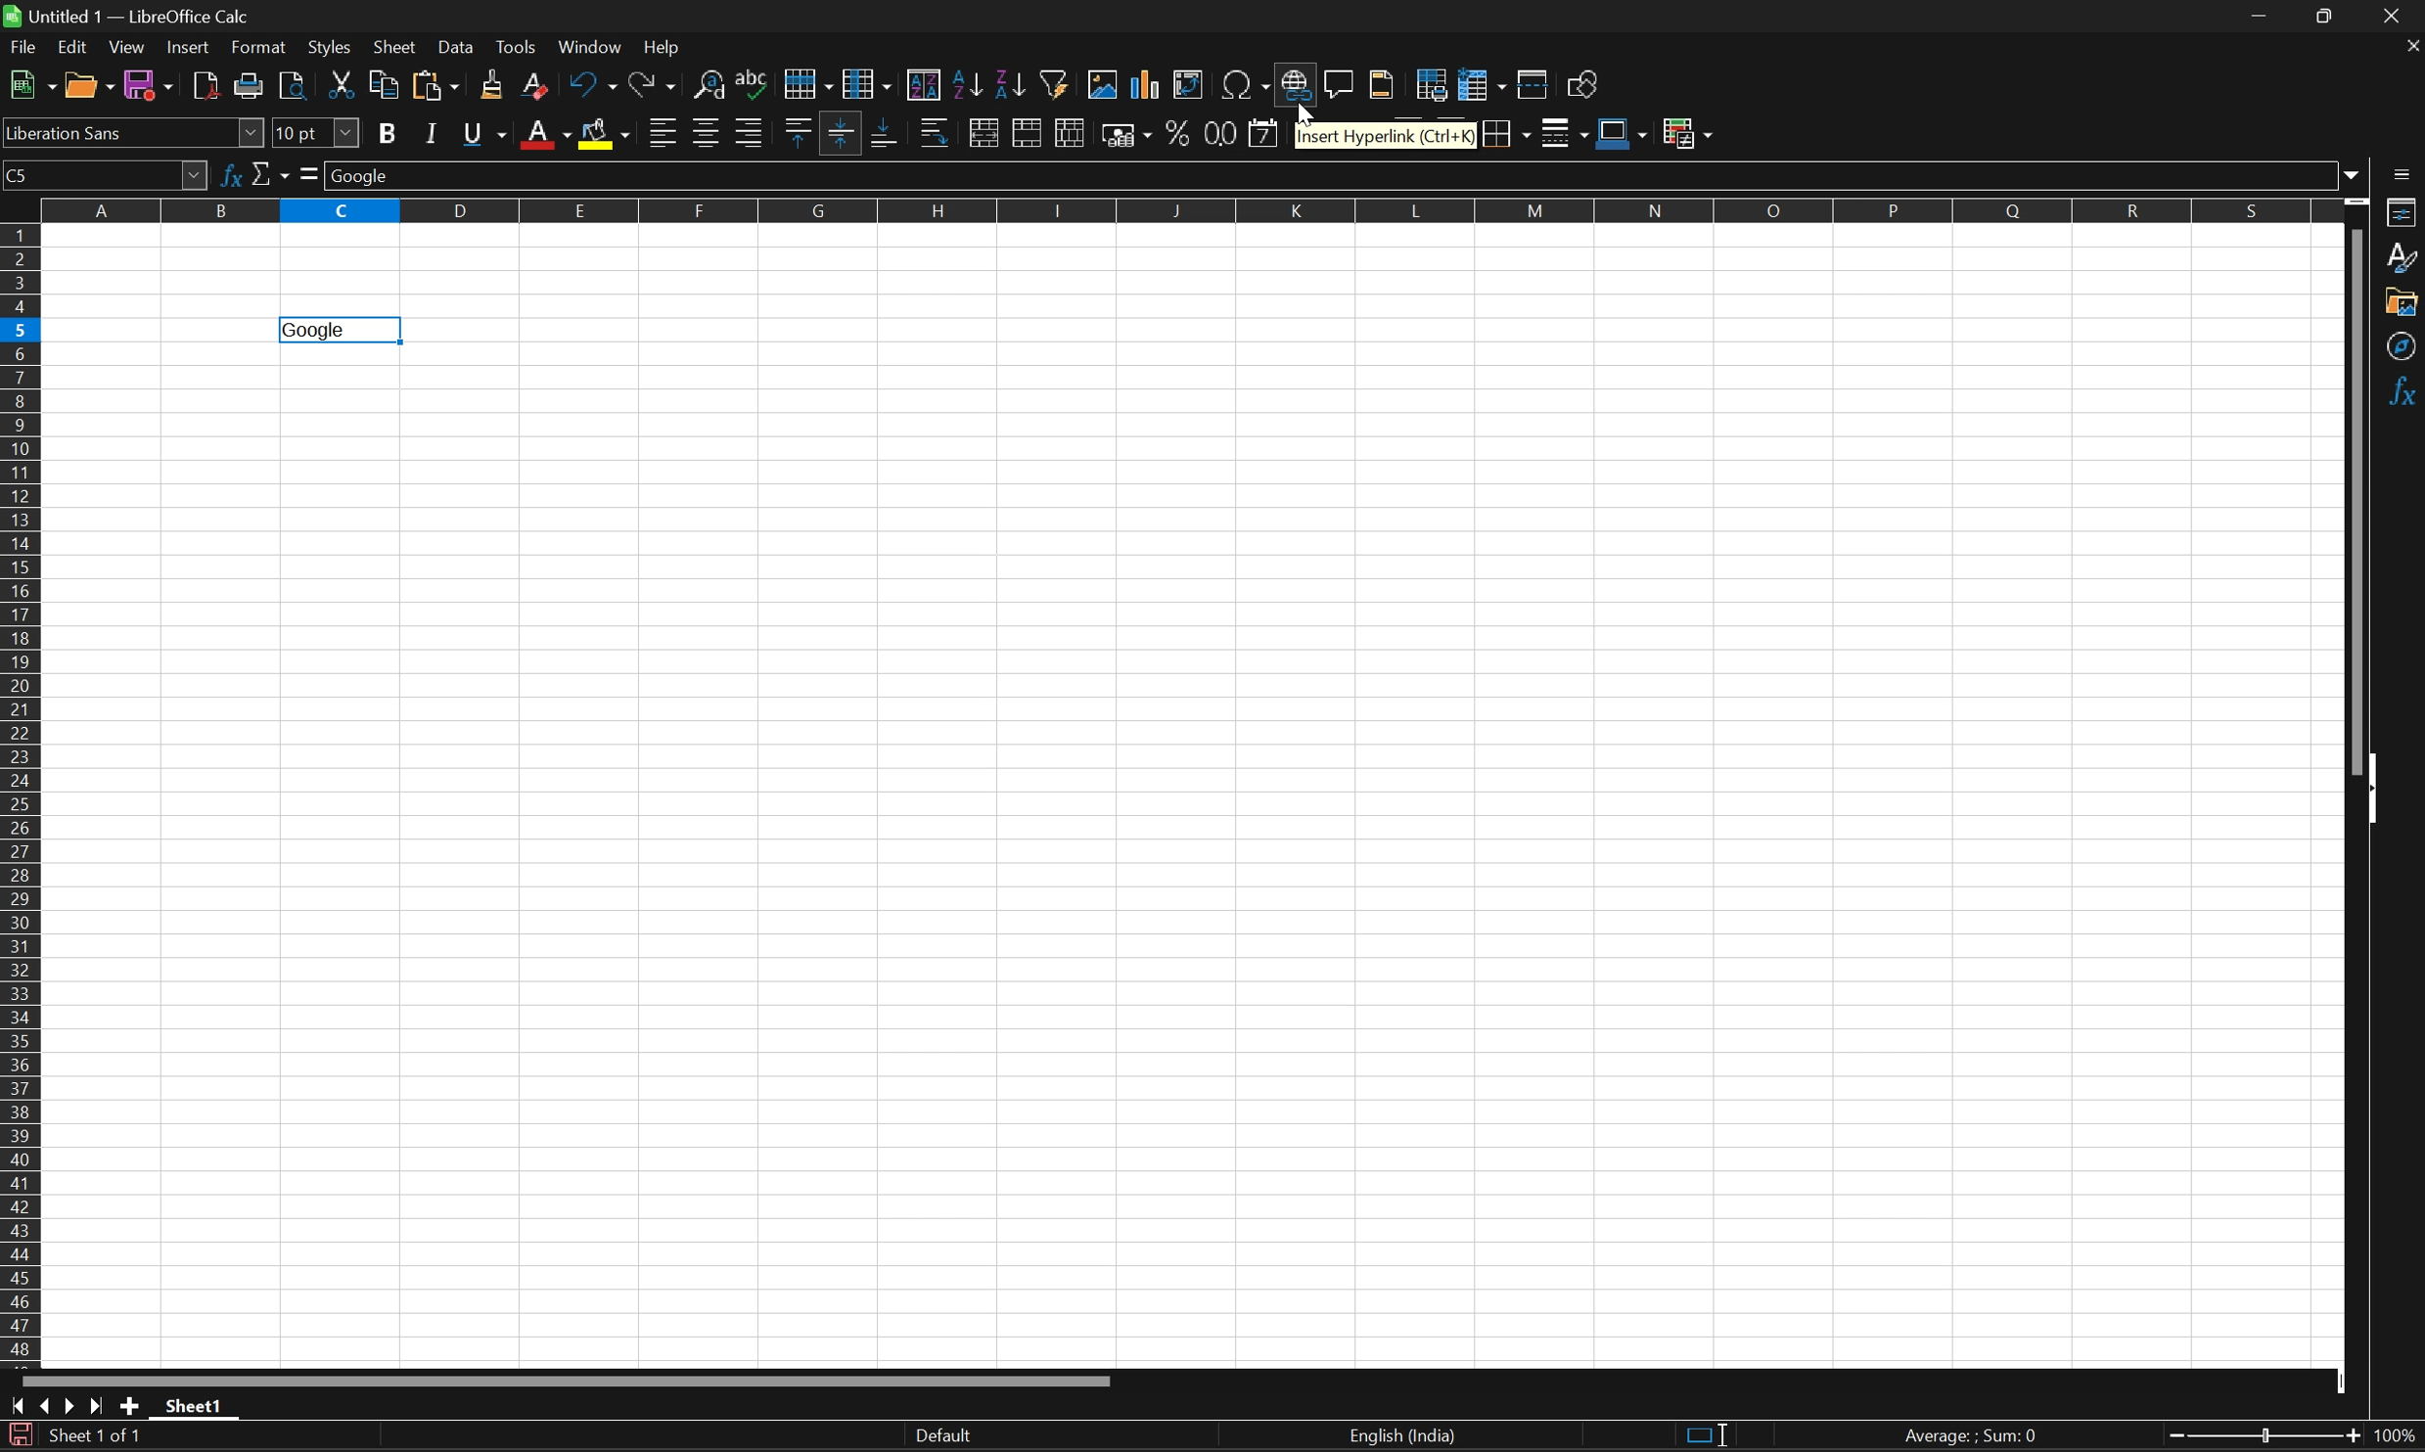  I want to click on Insert image, so click(1105, 82).